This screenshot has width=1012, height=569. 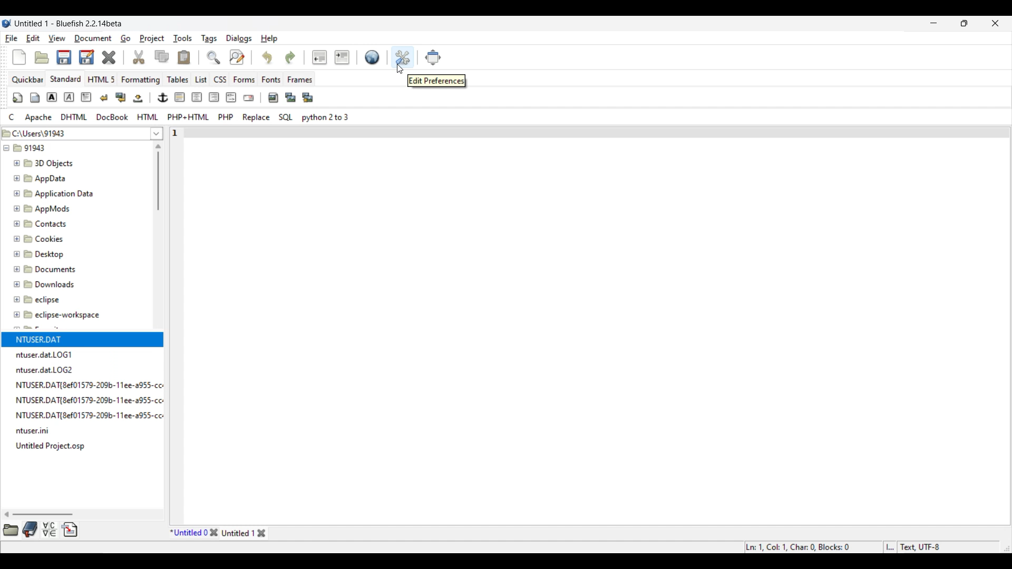 What do you see at coordinates (45, 355) in the screenshot?
I see `ntuser.dat.LOG1` at bounding box center [45, 355].